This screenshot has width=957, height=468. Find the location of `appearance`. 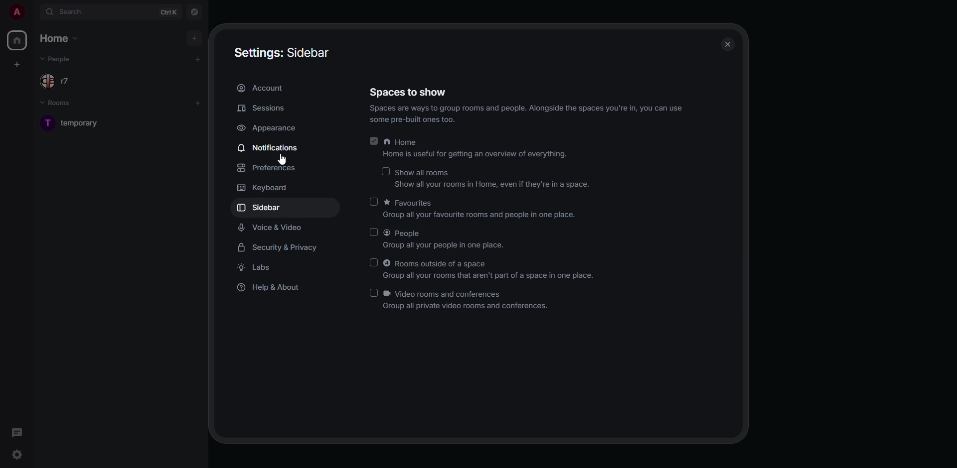

appearance is located at coordinates (269, 127).